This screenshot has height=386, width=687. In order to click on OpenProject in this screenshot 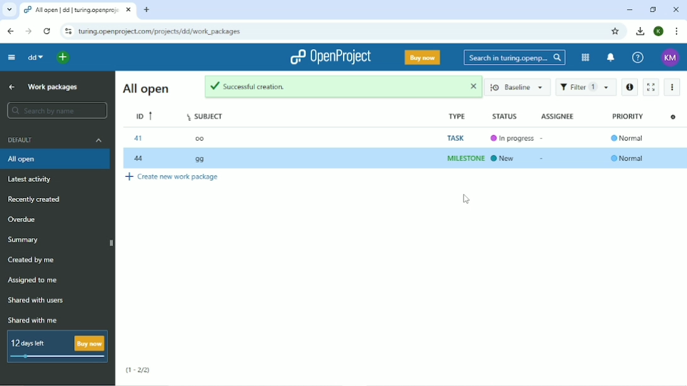, I will do `click(330, 58)`.